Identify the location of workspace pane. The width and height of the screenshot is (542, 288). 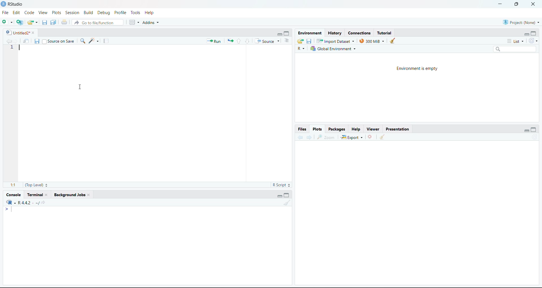
(134, 22).